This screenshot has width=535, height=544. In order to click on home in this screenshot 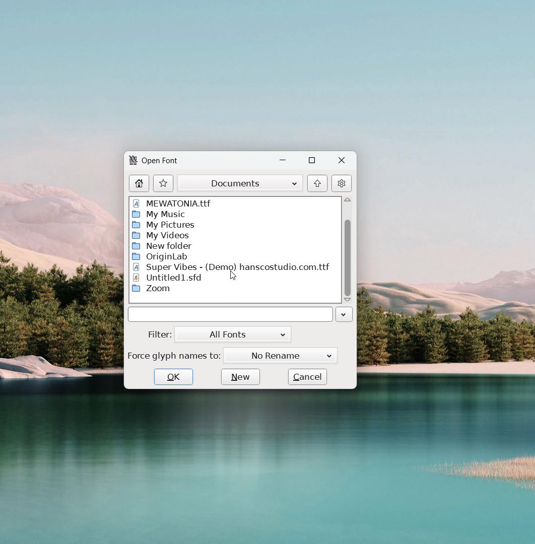, I will do `click(139, 184)`.